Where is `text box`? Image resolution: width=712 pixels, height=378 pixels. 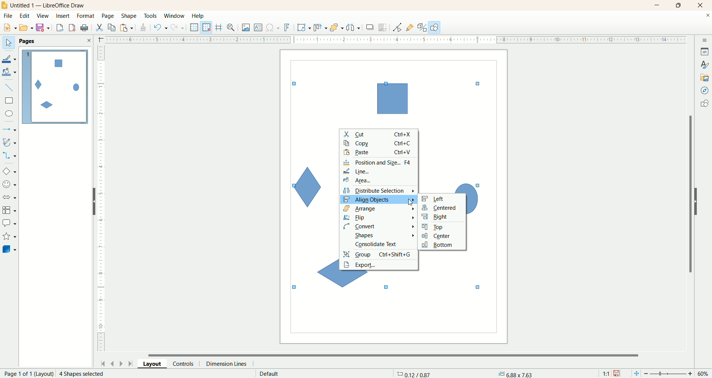
text box is located at coordinates (259, 28).